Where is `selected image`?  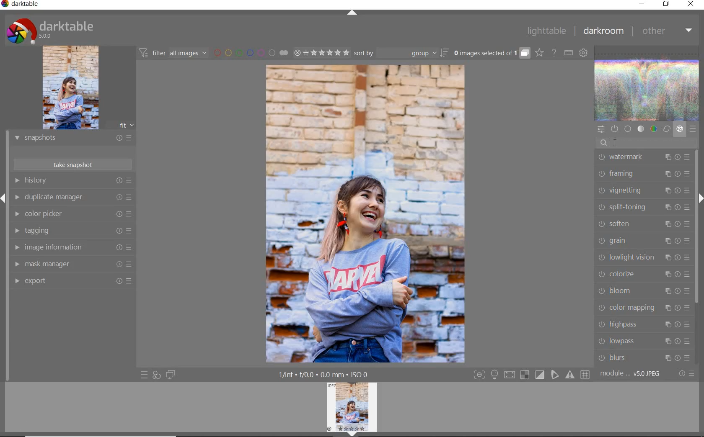
selected image is located at coordinates (366, 215).